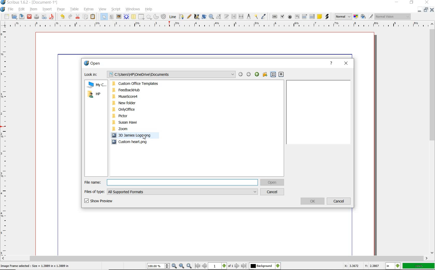  I want to click on Close, so click(432, 10).